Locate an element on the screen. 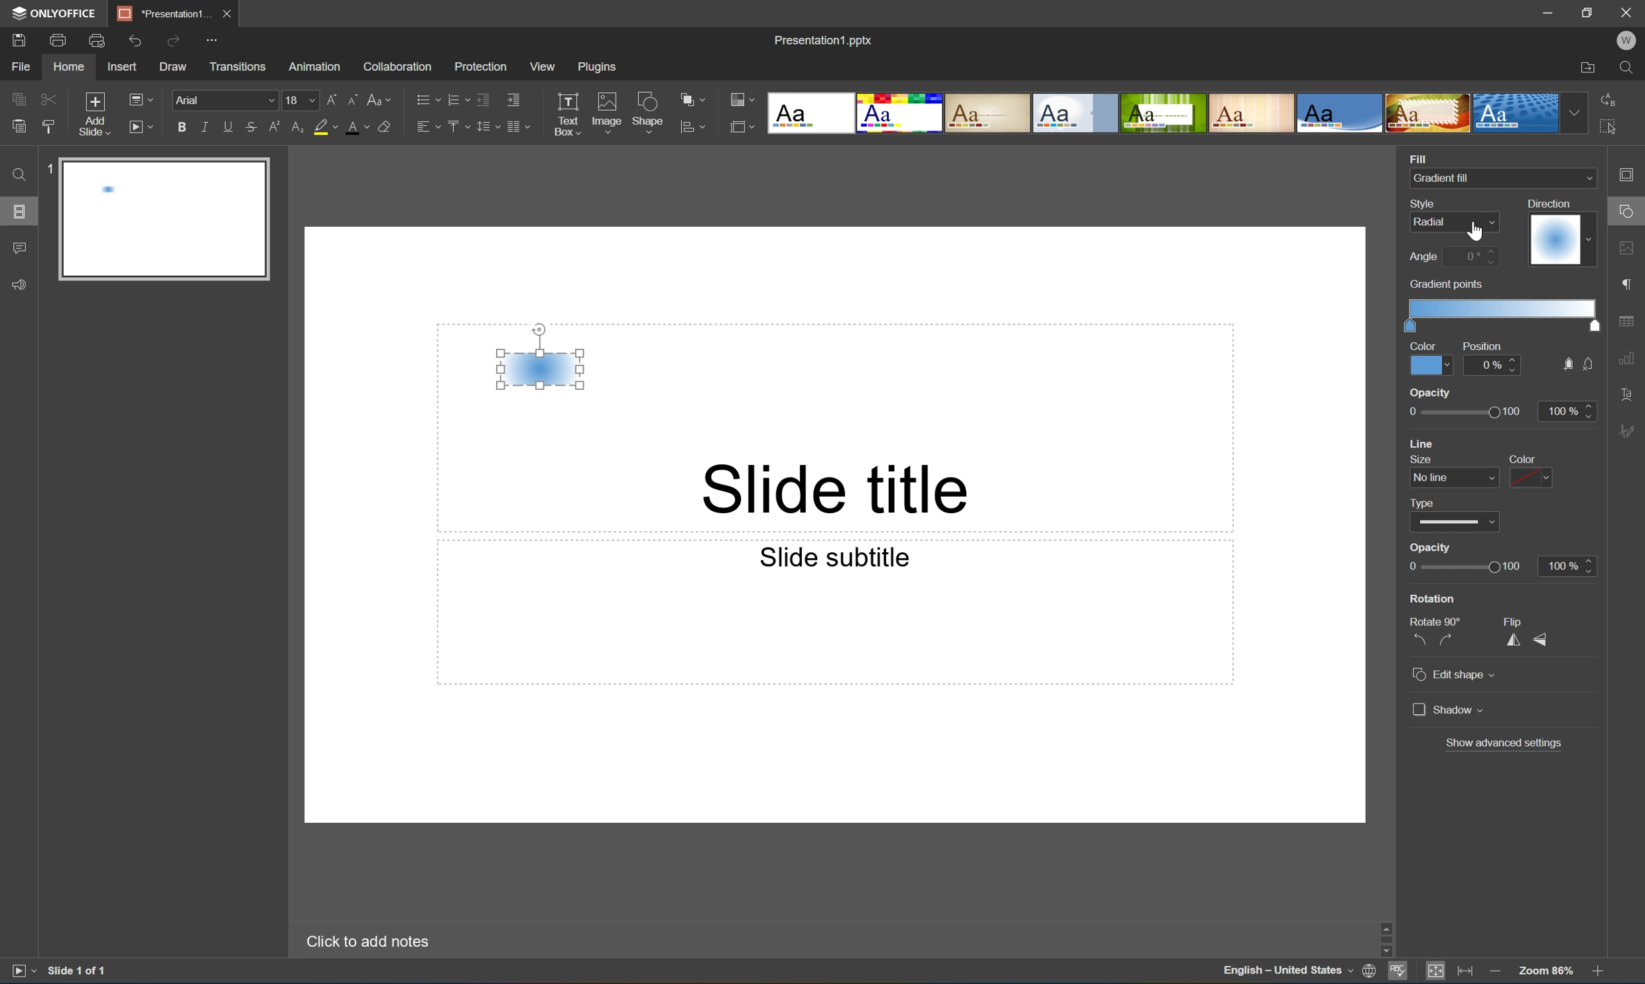 This screenshot has height=984, width=1645. Protection is located at coordinates (479, 66).